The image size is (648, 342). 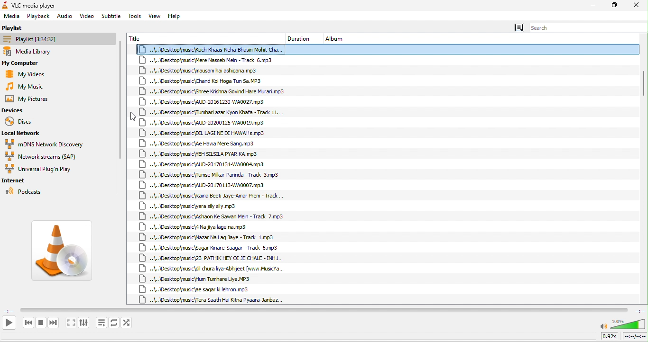 What do you see at coordinates (211, 299) in the screenshot?
I see `..\..\Desktop\music {Tera Saath Hai Kitna Pyaara-Janbaz.` at bounding box center [211, 299].